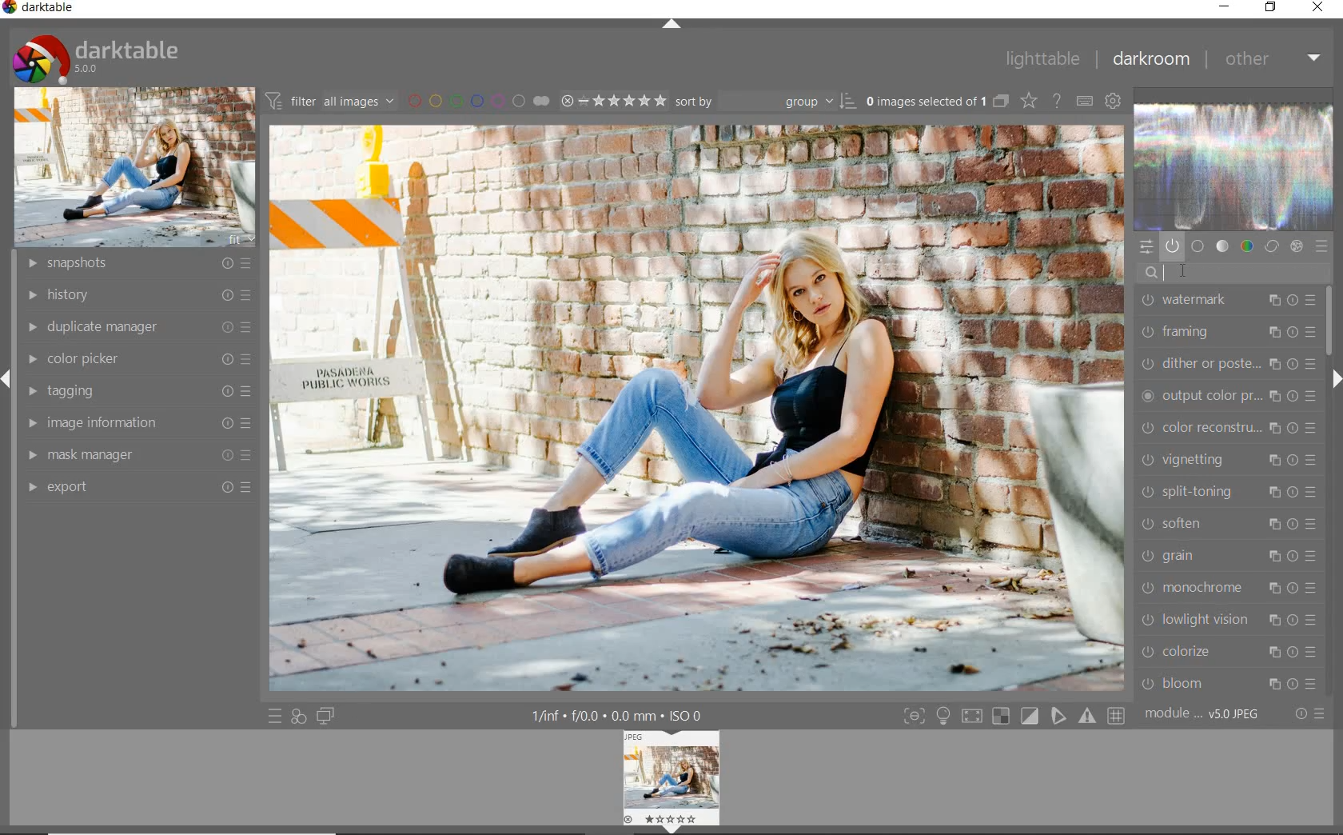 The image size is (1343, 835). I want to click on display a second darkroom image widow, so click(327, 716).